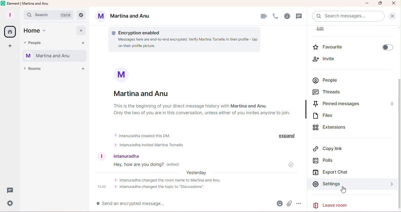 The width and height of the screenshot is (401, 212). What do you see at coordinates (335, 205) in the screenshot?
I see `Leave room` at bounding box center [335, 205].